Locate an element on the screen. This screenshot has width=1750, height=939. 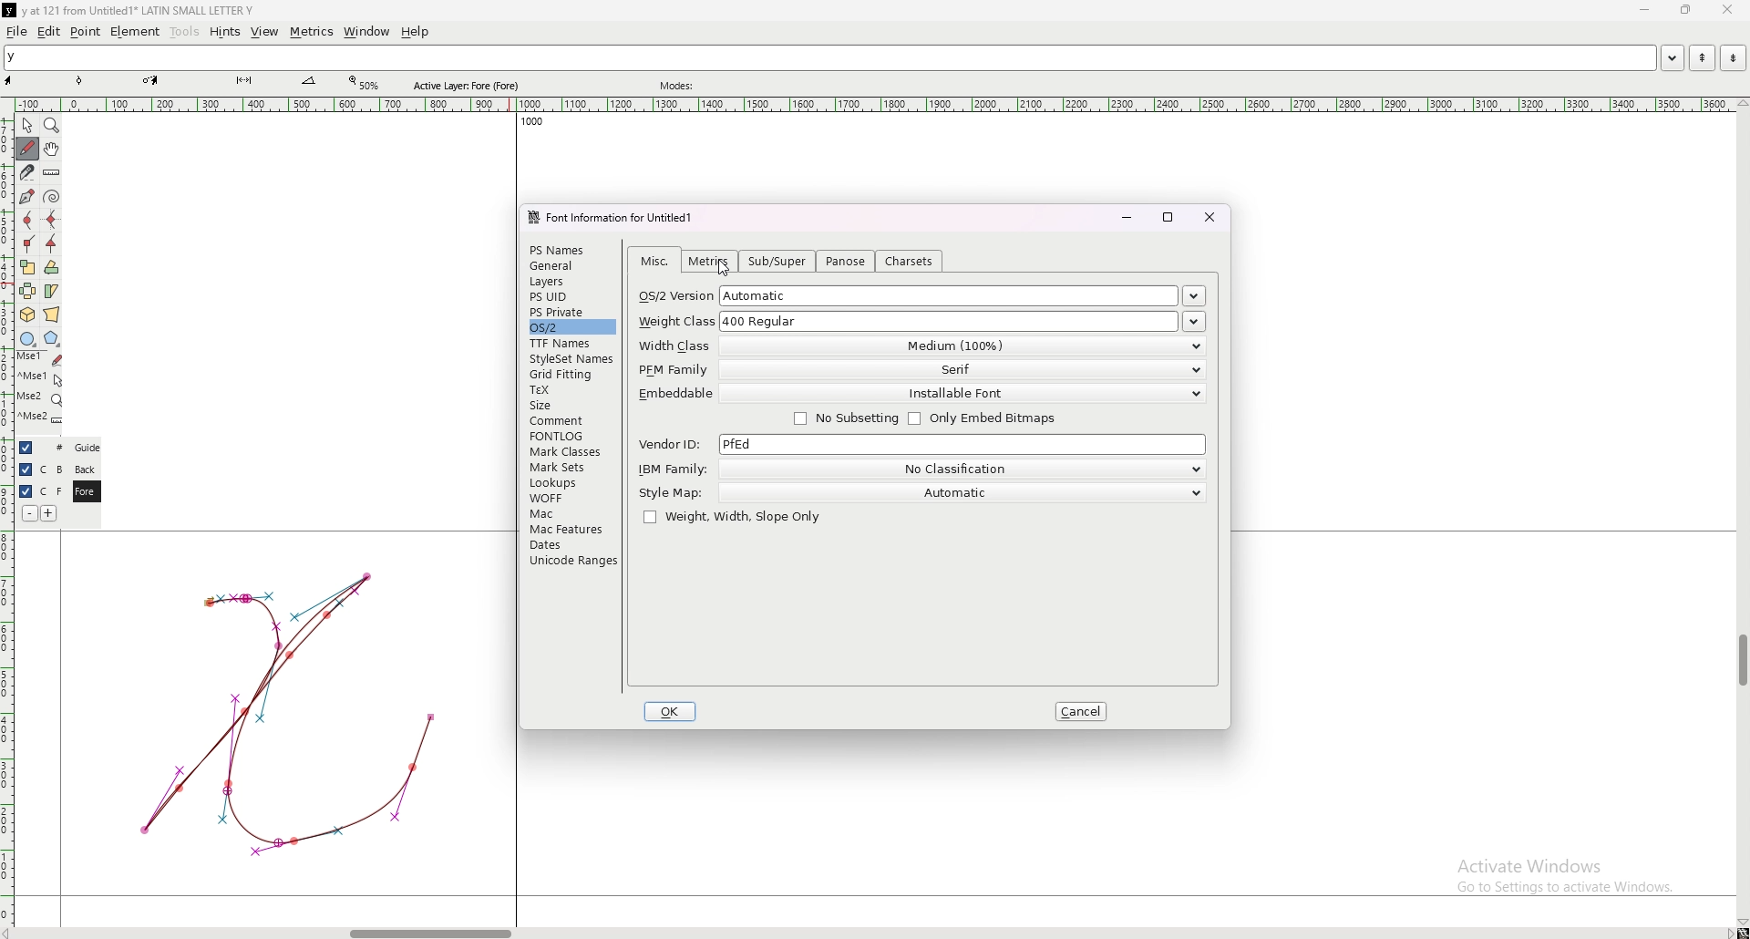
mac is located at coordinates (570, 513).